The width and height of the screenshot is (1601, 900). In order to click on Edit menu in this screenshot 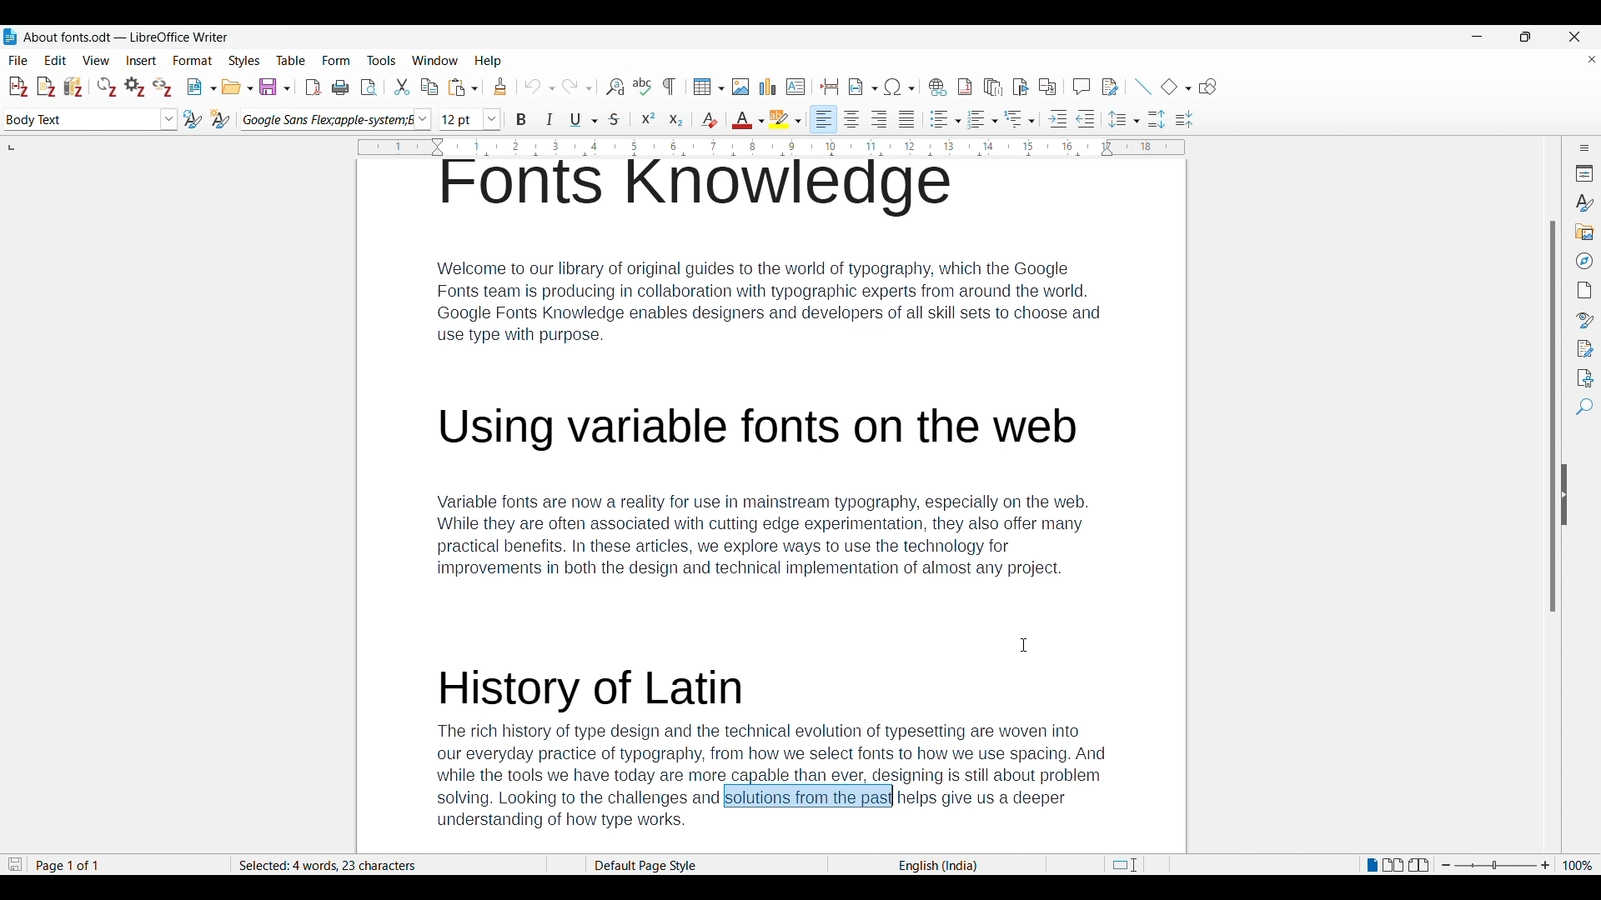, I will do `click(56, 60)`.